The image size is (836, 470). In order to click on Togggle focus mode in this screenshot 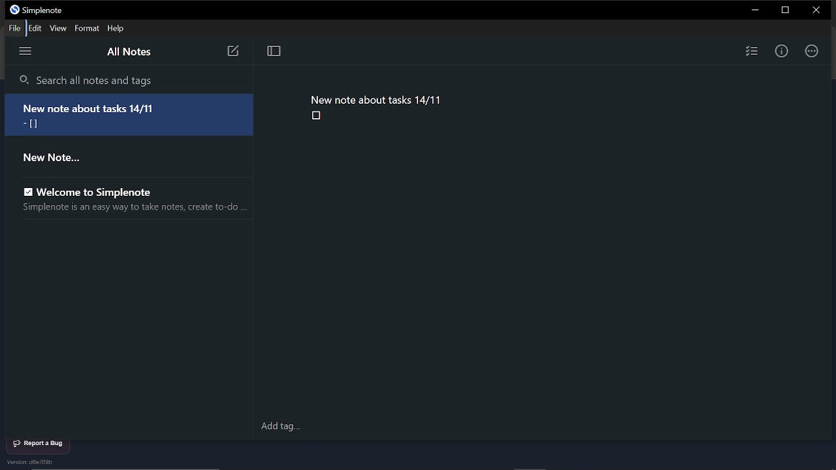, I will do `click(275, 52)`.